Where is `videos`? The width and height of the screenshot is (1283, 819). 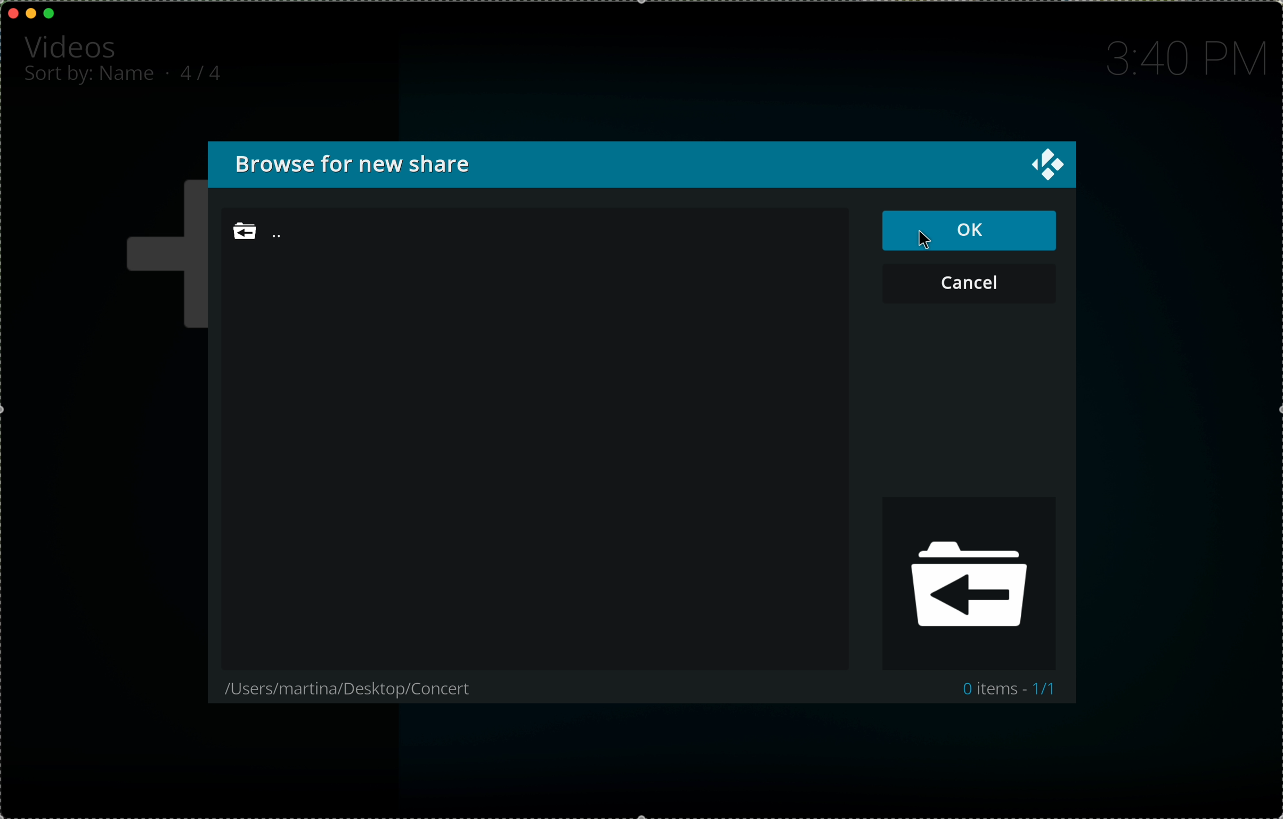 videos is located at coordinates (73, 45).